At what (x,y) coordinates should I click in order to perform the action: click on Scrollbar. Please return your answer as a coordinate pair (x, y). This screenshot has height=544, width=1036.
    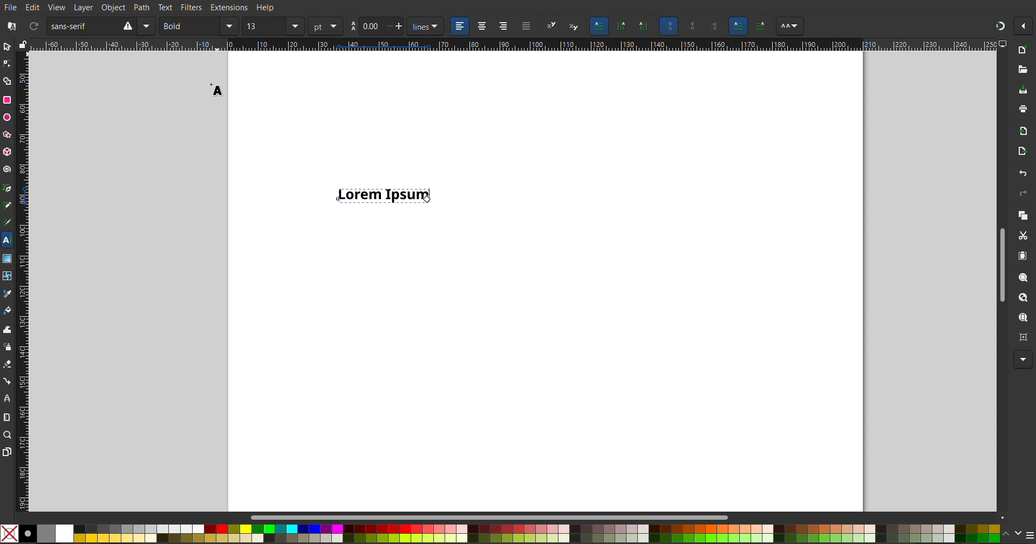
    Looking at the image, I should click on (496, 517).